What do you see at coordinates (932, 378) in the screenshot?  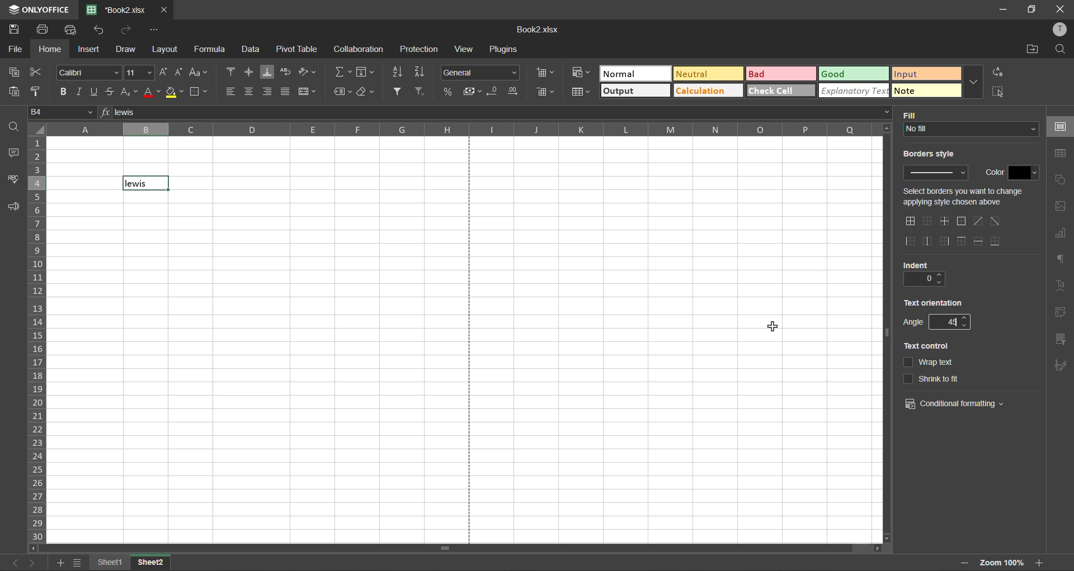 I see `shrink to it` at bounding box center [932, 378].